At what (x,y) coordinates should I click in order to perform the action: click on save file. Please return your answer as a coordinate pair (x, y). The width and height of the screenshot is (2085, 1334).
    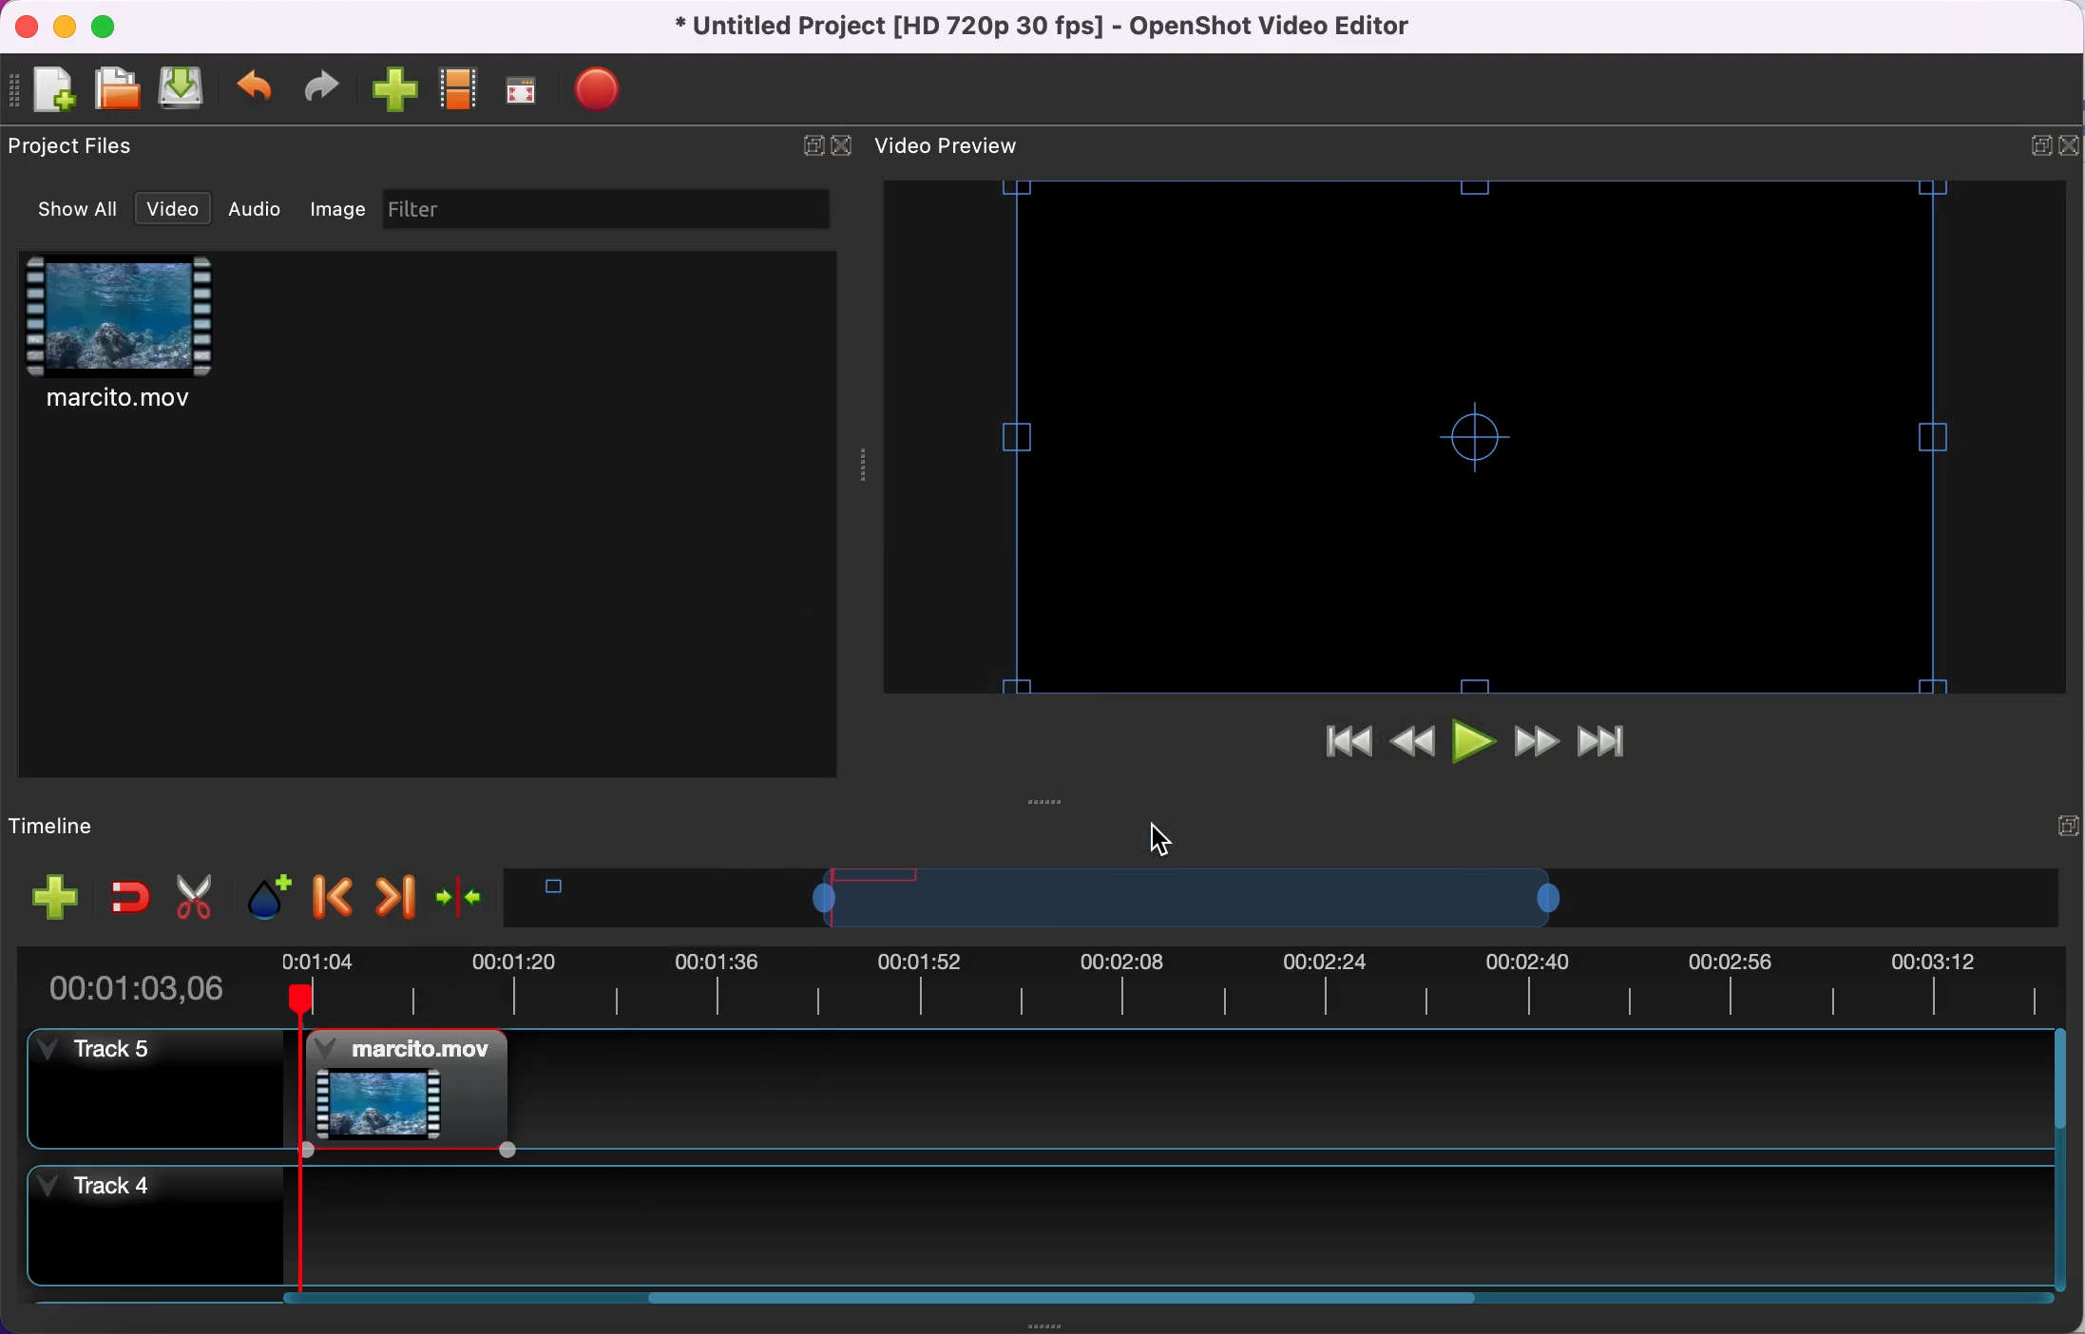
    Looking at the image, I should click on (181, 88).